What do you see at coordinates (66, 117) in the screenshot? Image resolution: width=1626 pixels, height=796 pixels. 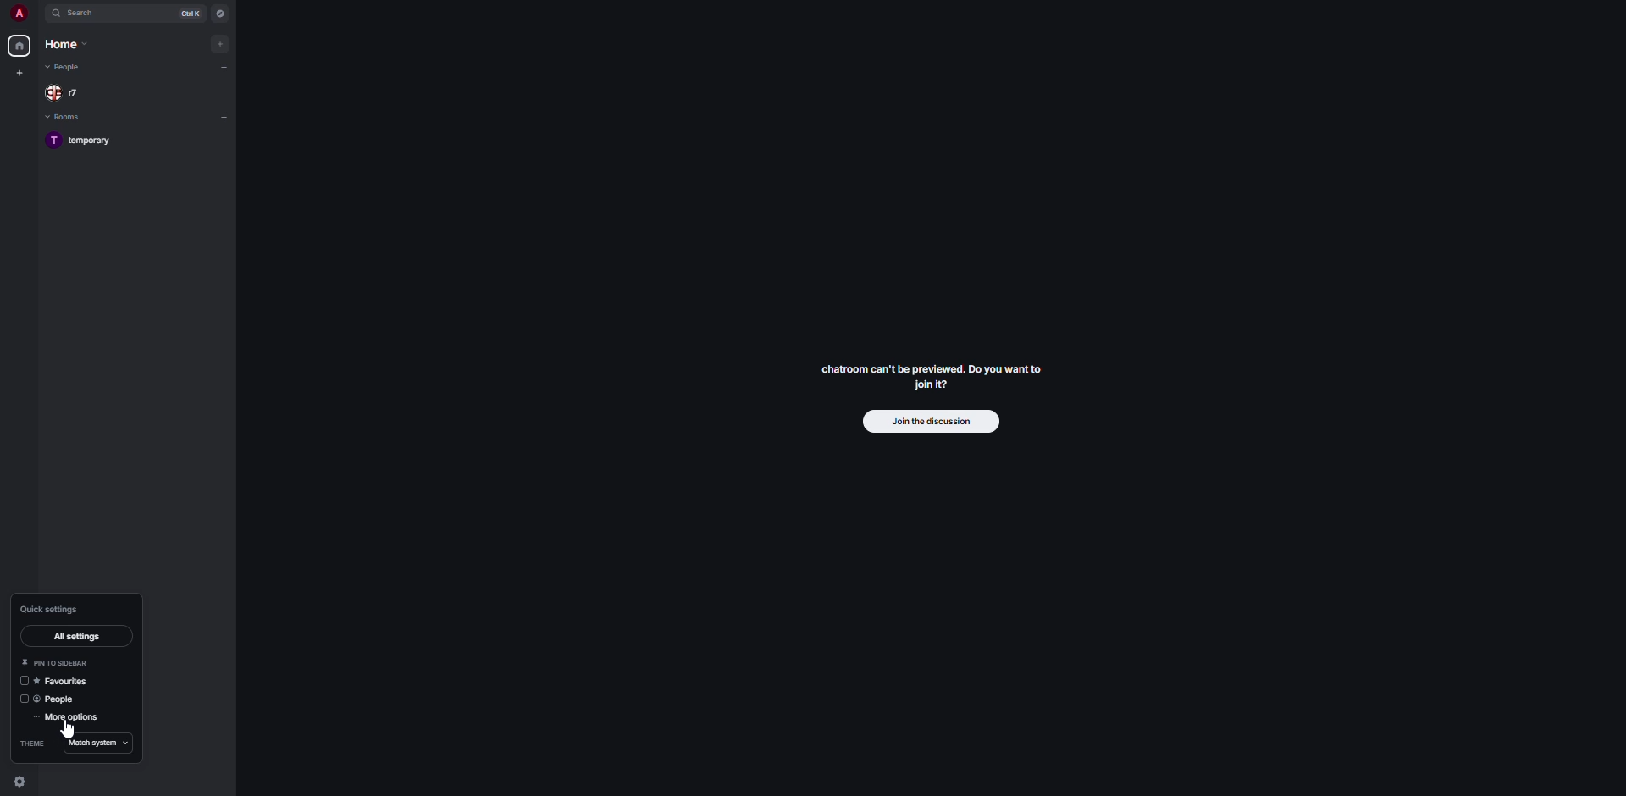 I see `rooms` at bounding box center [66, 117].